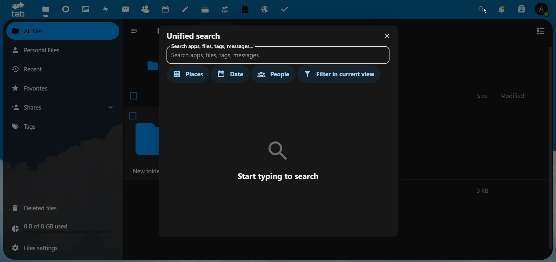 This screenshot has width=556, height=262. What do you see at coordinates (513, 97) in the screenshot?
I see `modified` at bounding box center [513, 97].